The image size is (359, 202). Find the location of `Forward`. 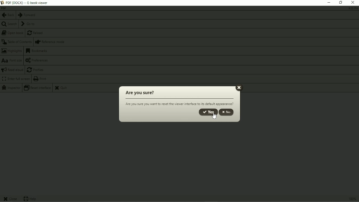

Forward is located at coordinates (27, 15).